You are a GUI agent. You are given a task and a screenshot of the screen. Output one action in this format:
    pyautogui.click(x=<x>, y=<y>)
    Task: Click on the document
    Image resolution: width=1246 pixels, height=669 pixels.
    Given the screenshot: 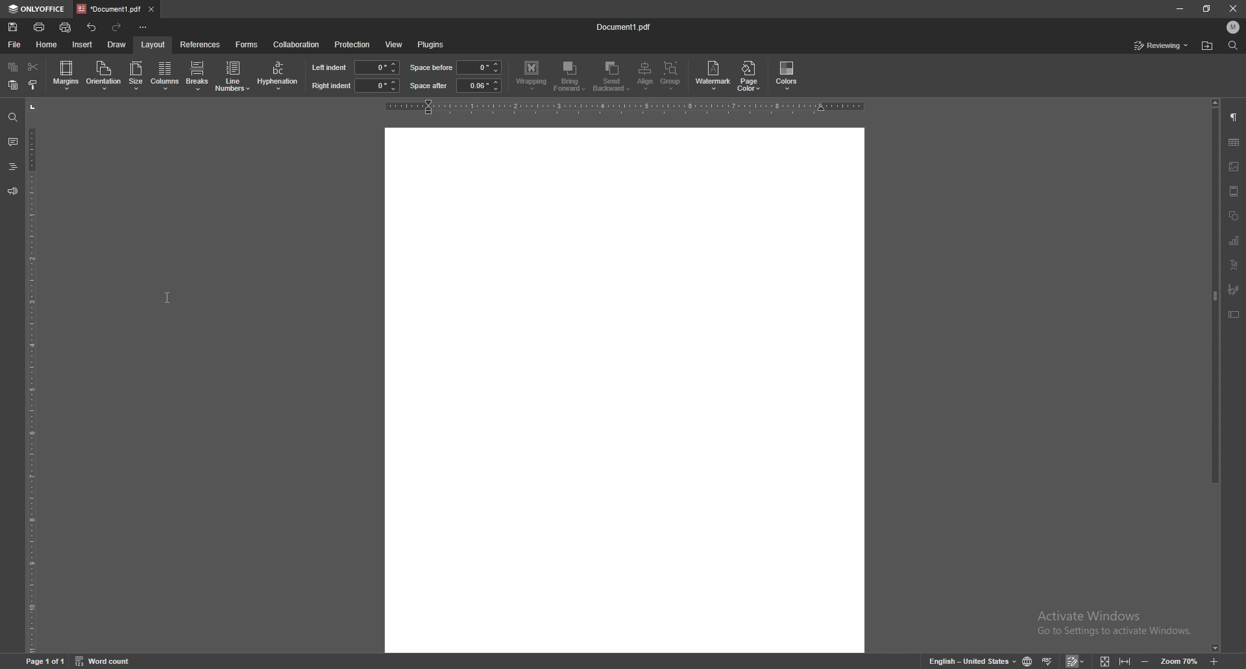 What is the action you would take?
    pyautogui.click(x=626, y=390)
    